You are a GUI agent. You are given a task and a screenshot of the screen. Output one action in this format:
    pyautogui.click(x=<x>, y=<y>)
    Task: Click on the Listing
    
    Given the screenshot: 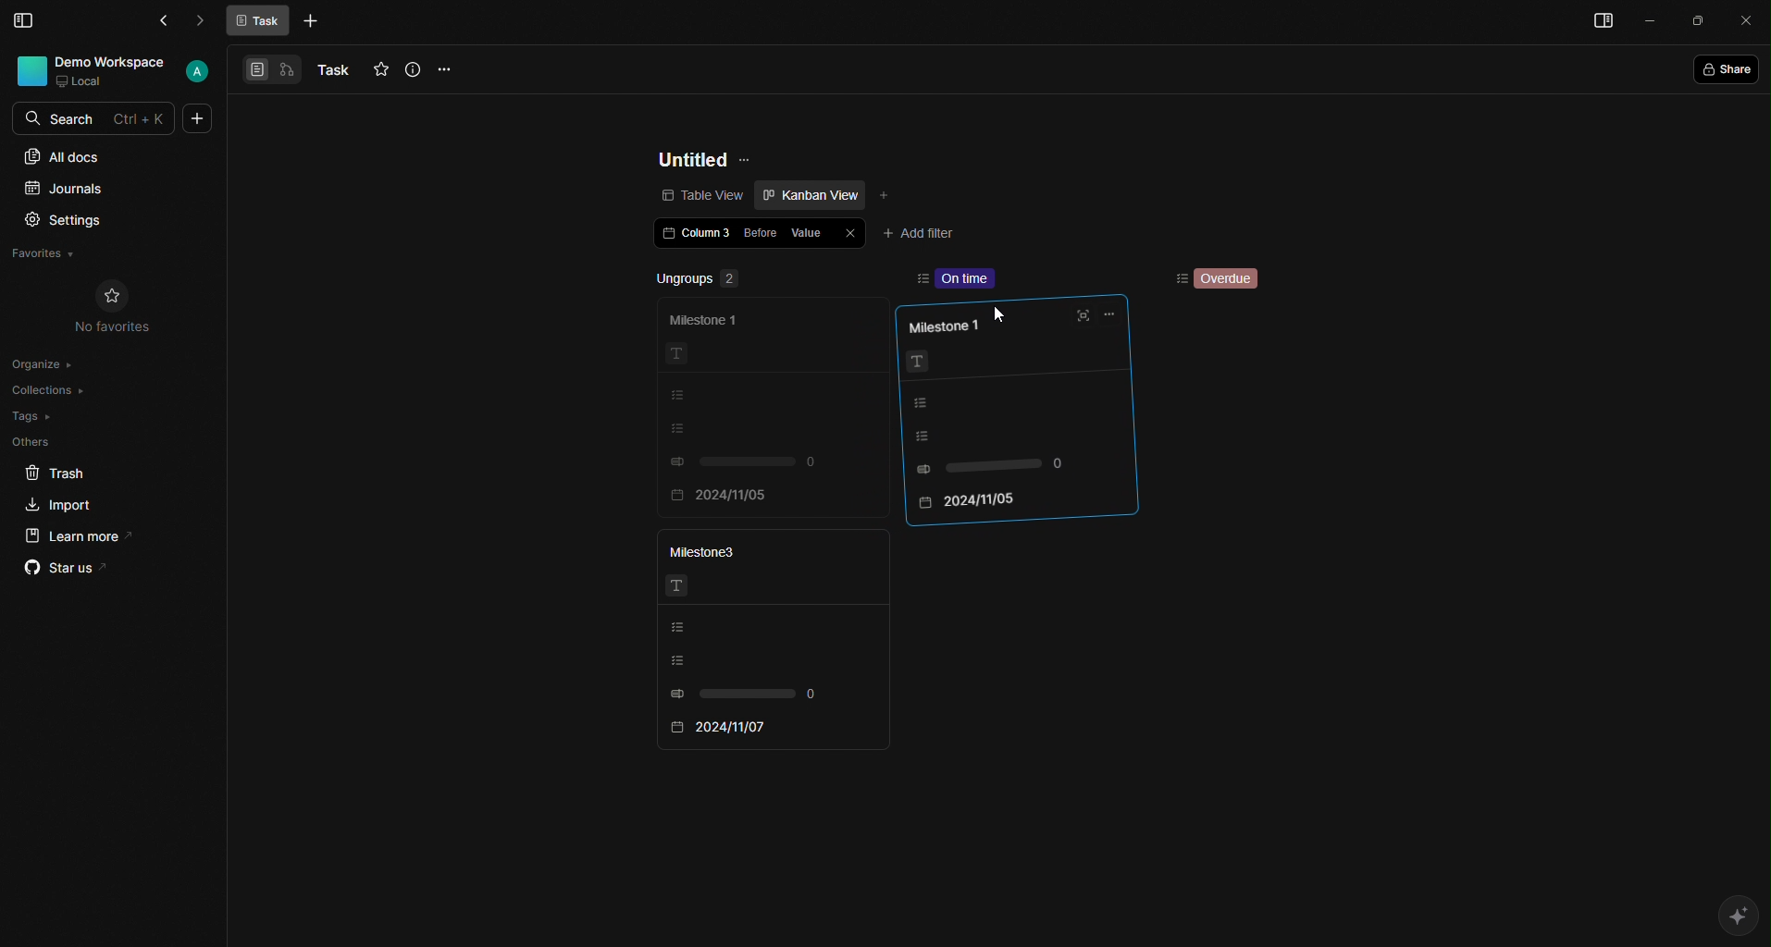 What is the action you would take?
    pyautogui.click(x=926, y=437)
    